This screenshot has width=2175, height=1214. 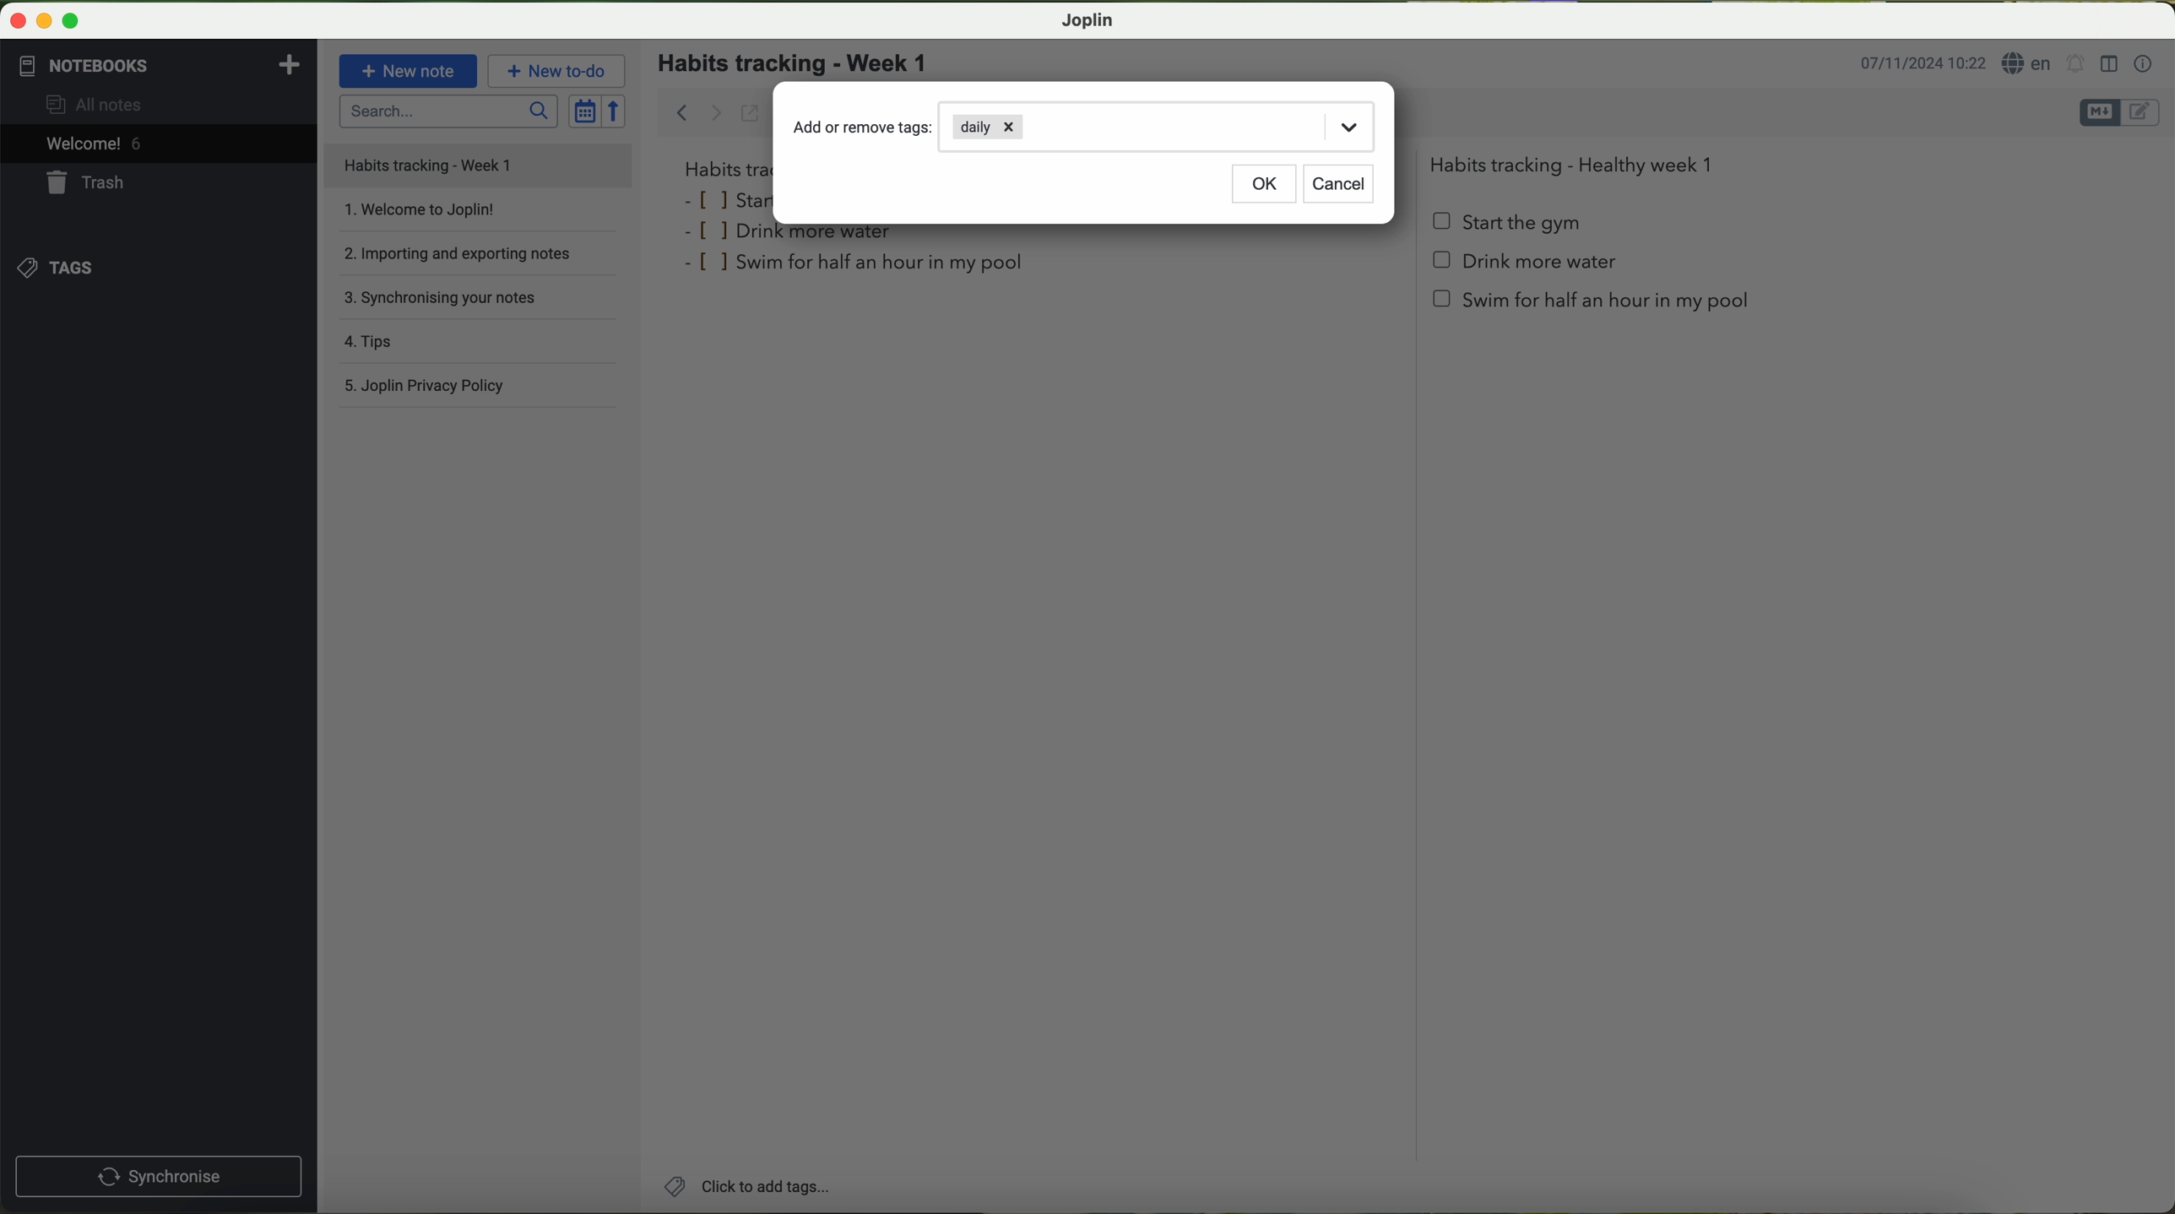 What do you see at coordinates (556, 70) in the screenshot?
I see `new to-do button` at bounding box center [556, 70].